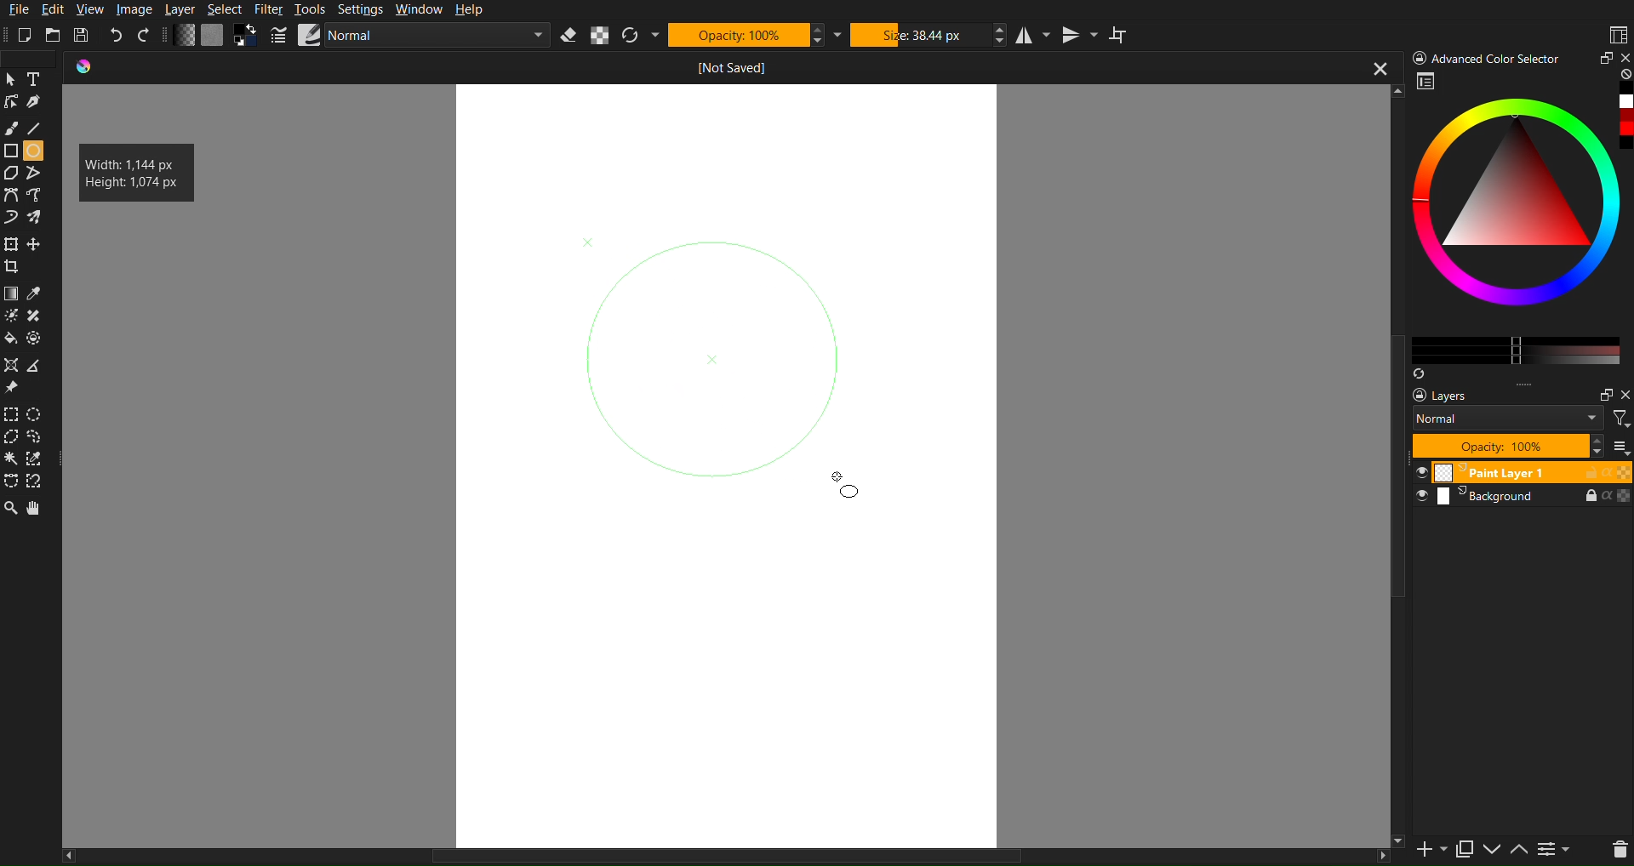  Describe the element at coordinates (32, 338) in the screenshot. I see `Shape` at that location.